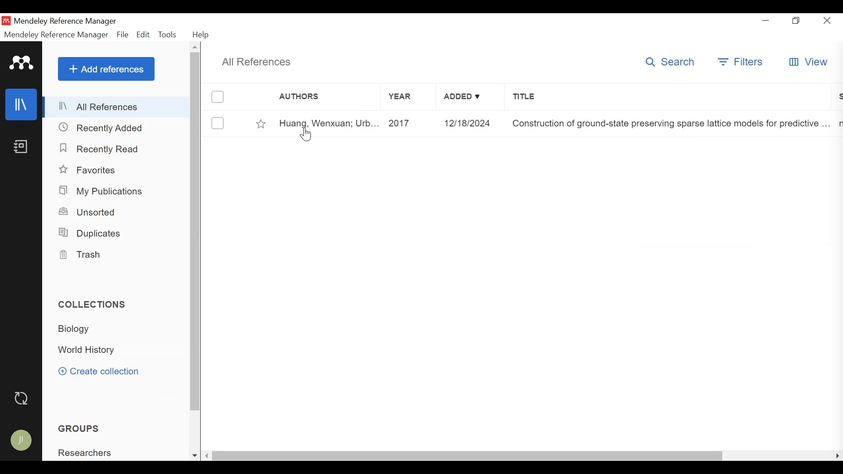  What do you see at coordinates (90, 169) in the screenshot?
I see `Favorites` at bounding box center [90, 169].